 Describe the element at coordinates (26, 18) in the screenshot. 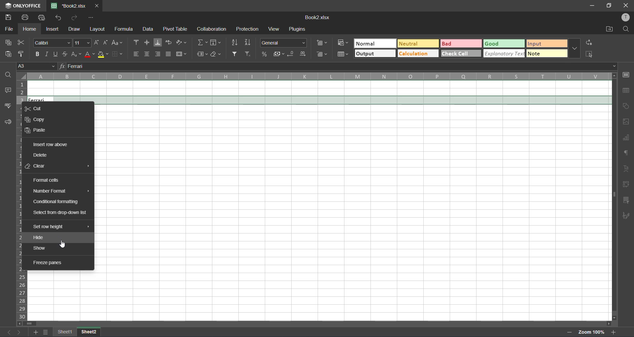

I see `print` at that location.